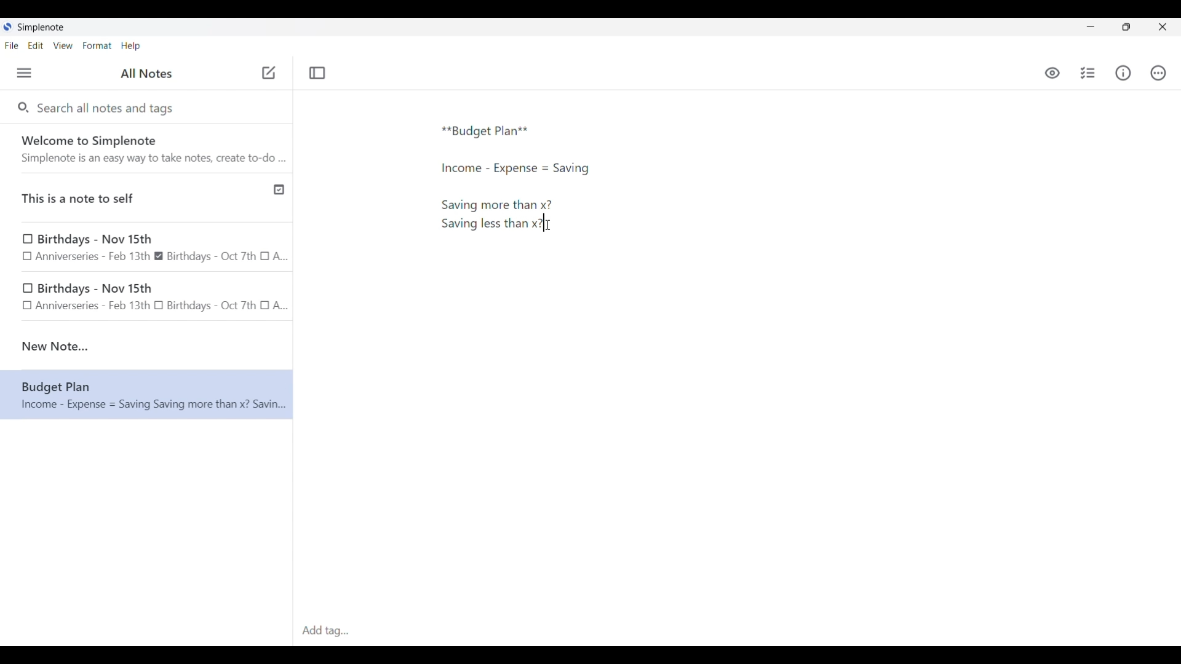 The height and width of the screenshot is (664, 1181). What do you see at coordinates (317, 73) in the screenshot?
I see `Toggle focus mode` at bounding box center [317, 73].